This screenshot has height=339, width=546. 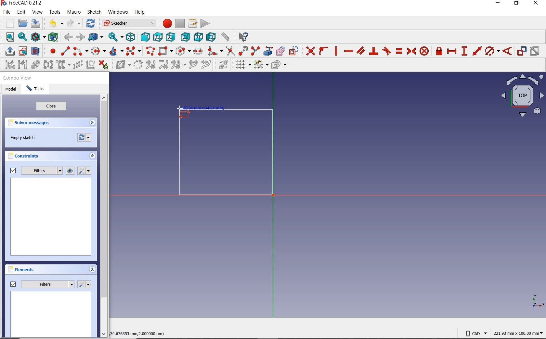 I want to click on rectangular array, so click(x=77, y=65).